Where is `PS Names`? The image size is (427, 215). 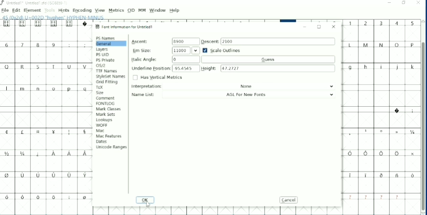 PS Names is located at coordinates (106, 38).